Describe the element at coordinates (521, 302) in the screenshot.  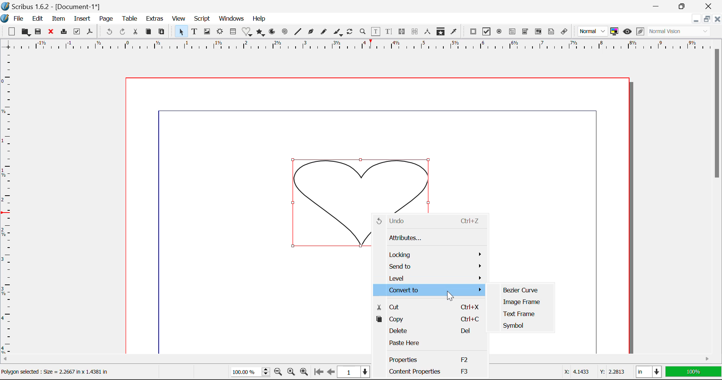
I see `Image Frame` at that location.